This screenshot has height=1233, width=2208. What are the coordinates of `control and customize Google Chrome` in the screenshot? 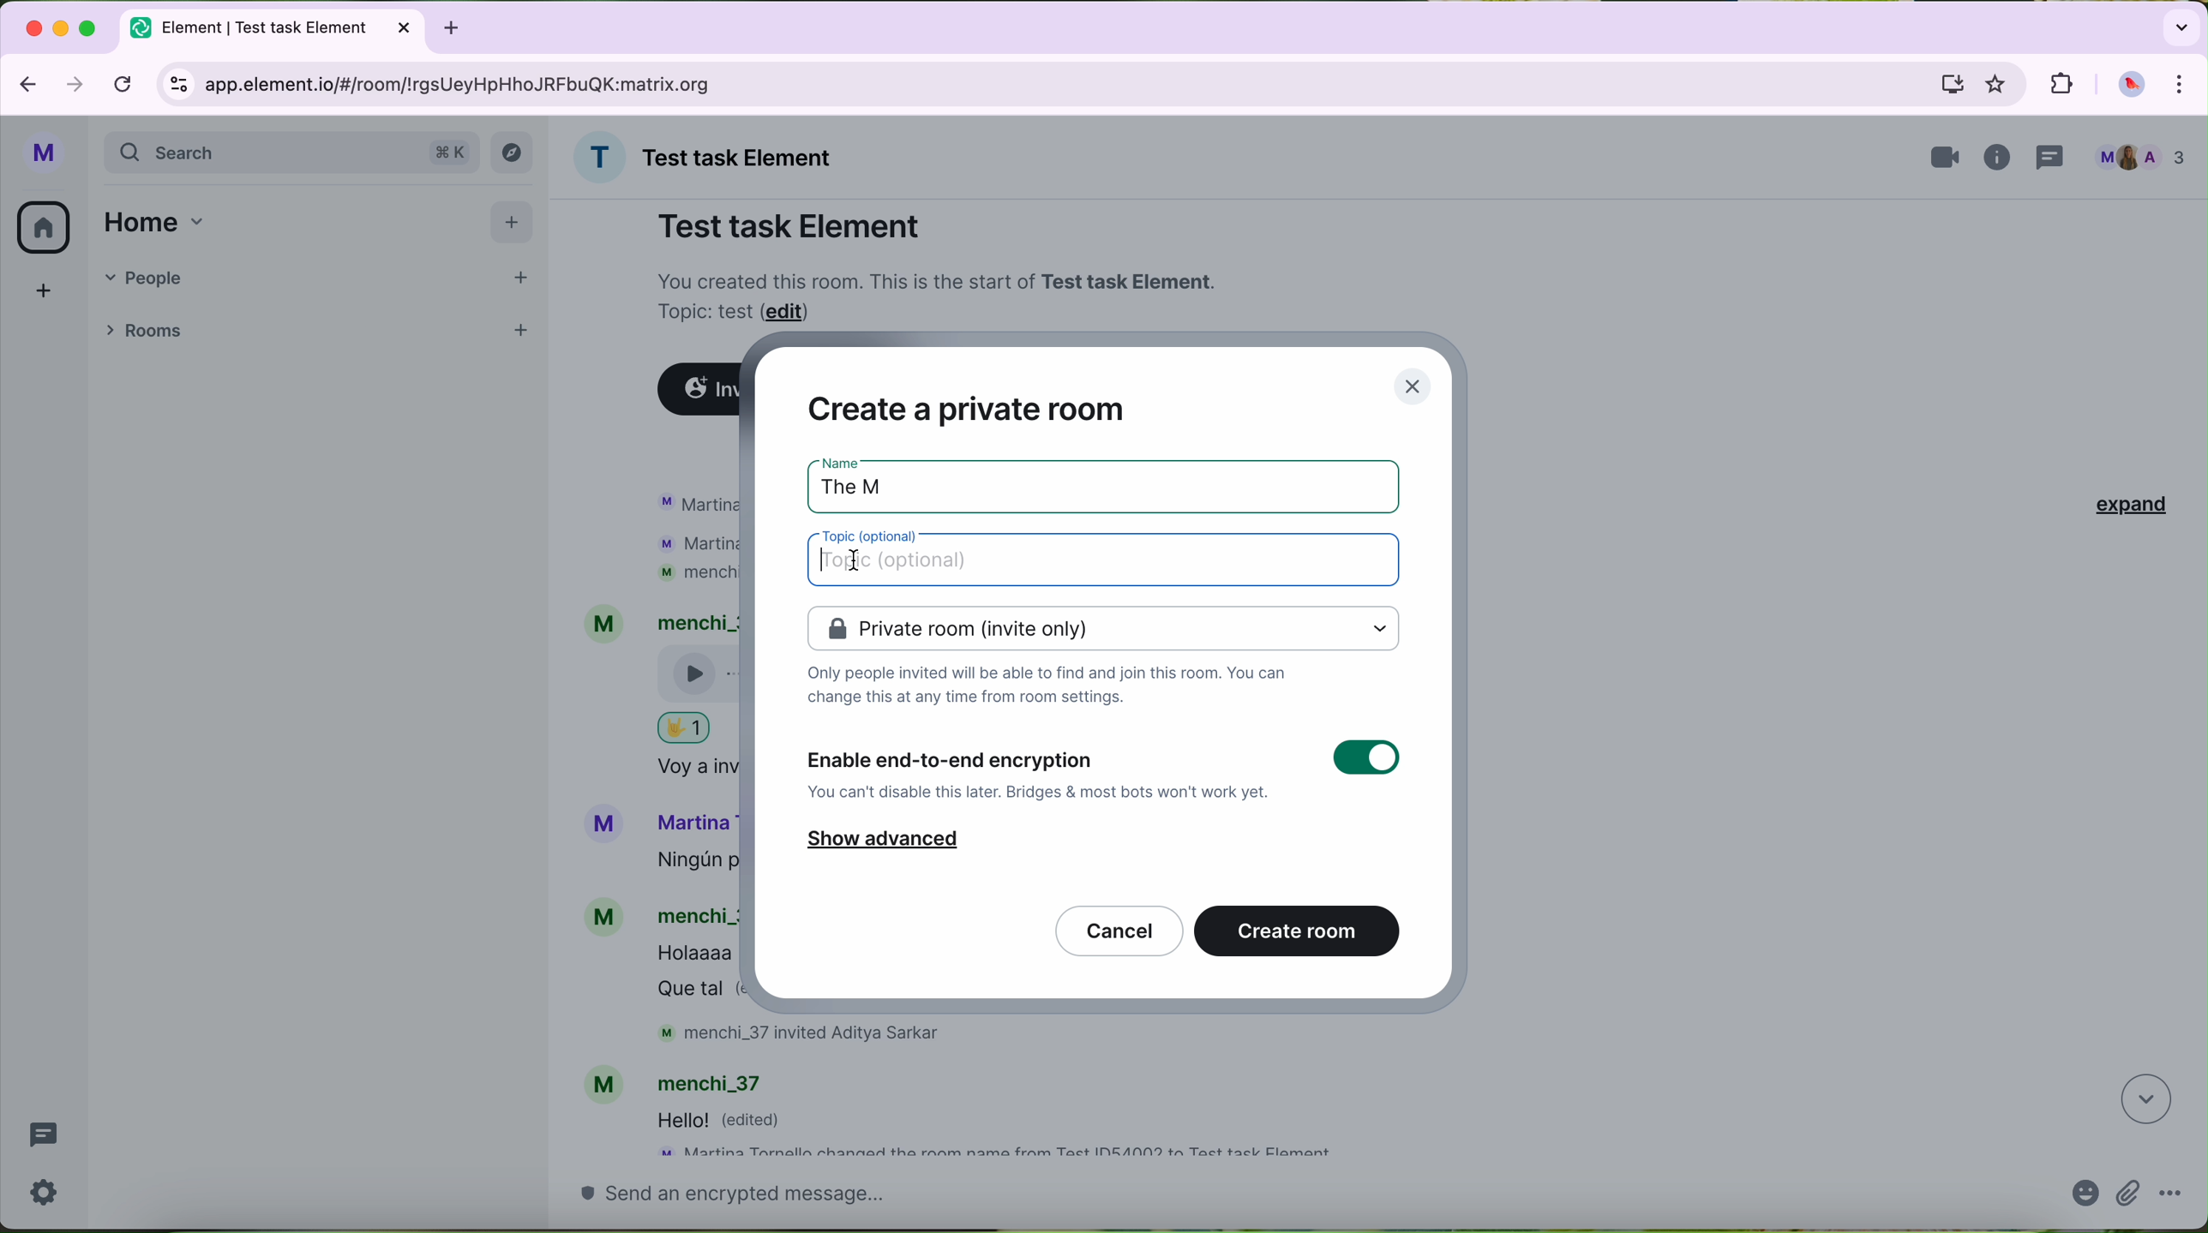 It's located at (2188, 85).